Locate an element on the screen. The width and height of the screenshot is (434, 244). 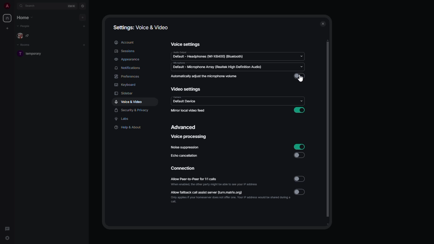
voice settings is located at coordinates (186, 44).